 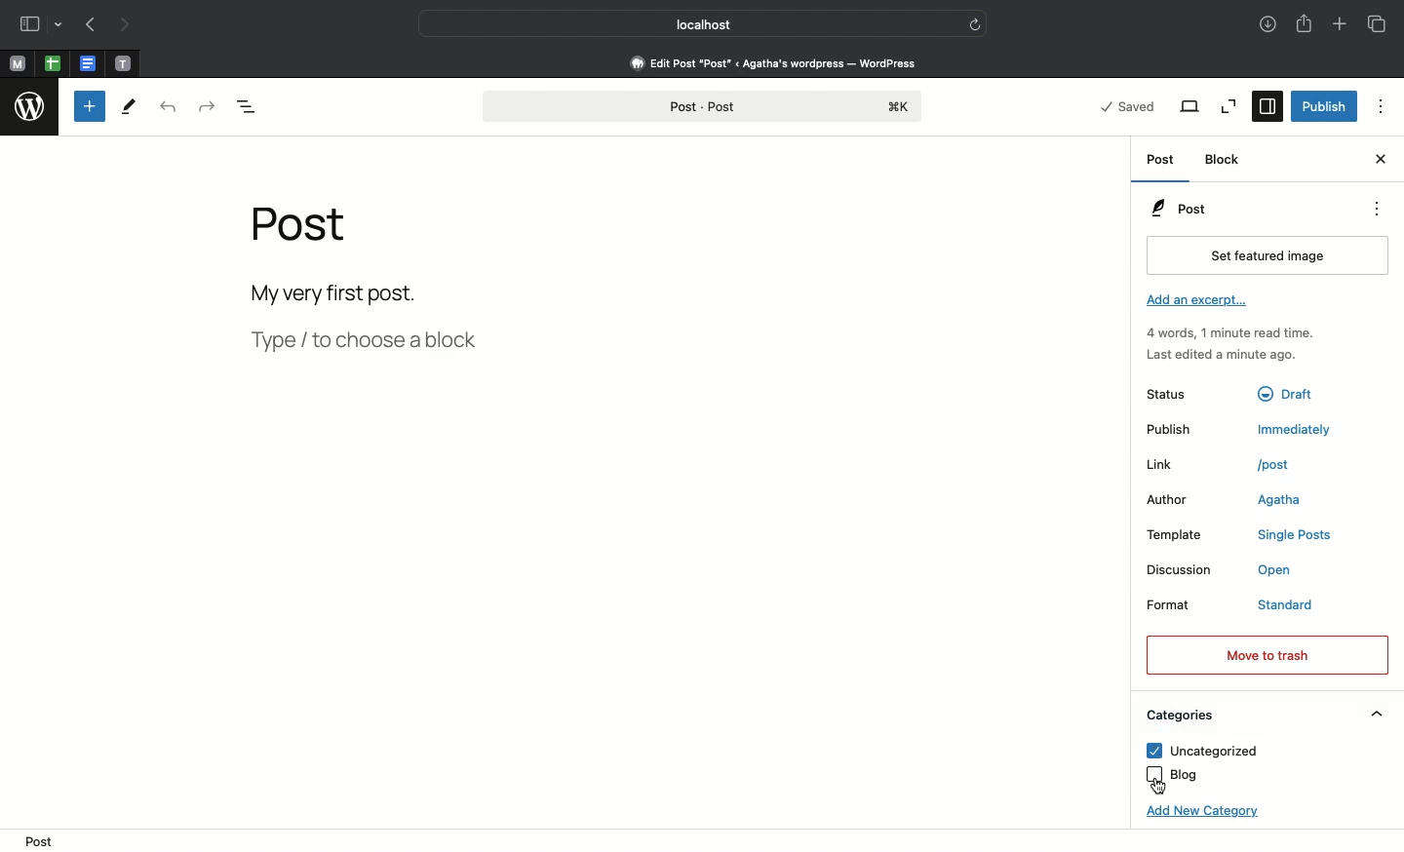 What do you see at coordinates (30, 109) in the screenshot?
I see `Wordpress` at bounding box center [30, 109].